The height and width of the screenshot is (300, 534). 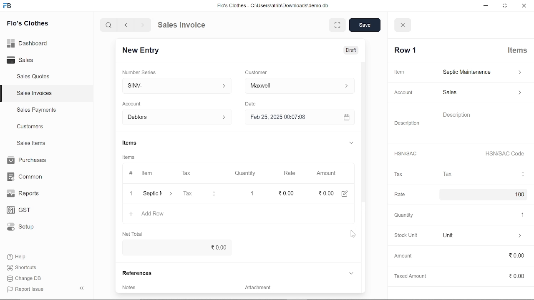 What do you see at coordinates (173, 84) in the screenshot?
I see `Insert number series` at bounding box center [173, 84].